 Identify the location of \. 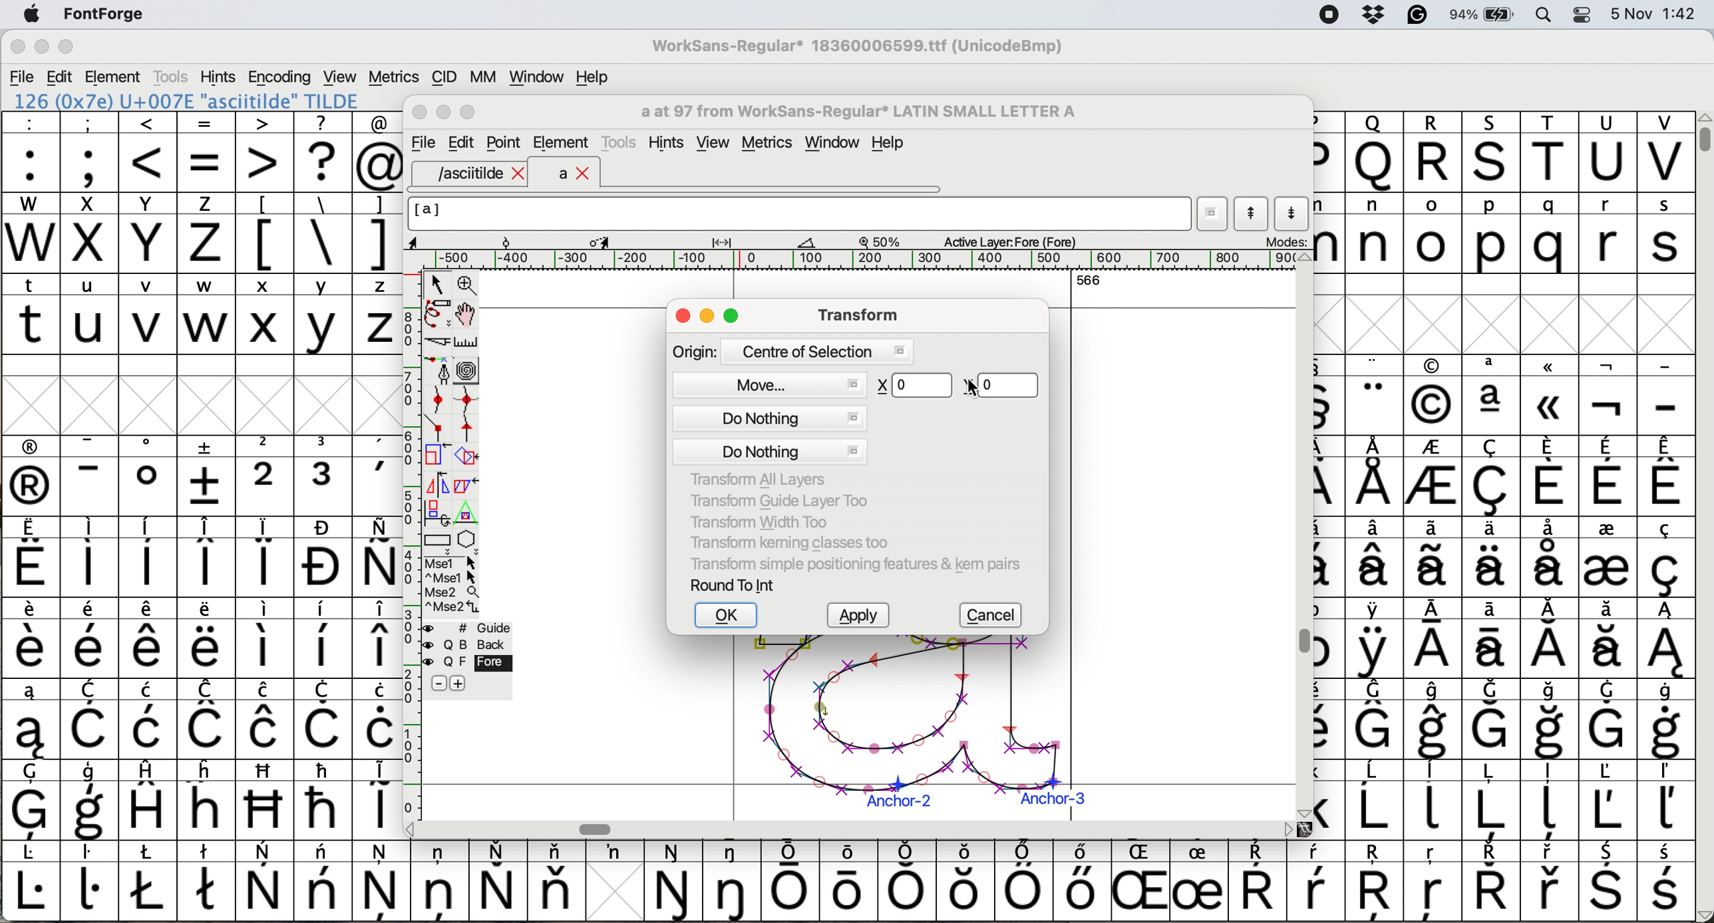
(322, 233).